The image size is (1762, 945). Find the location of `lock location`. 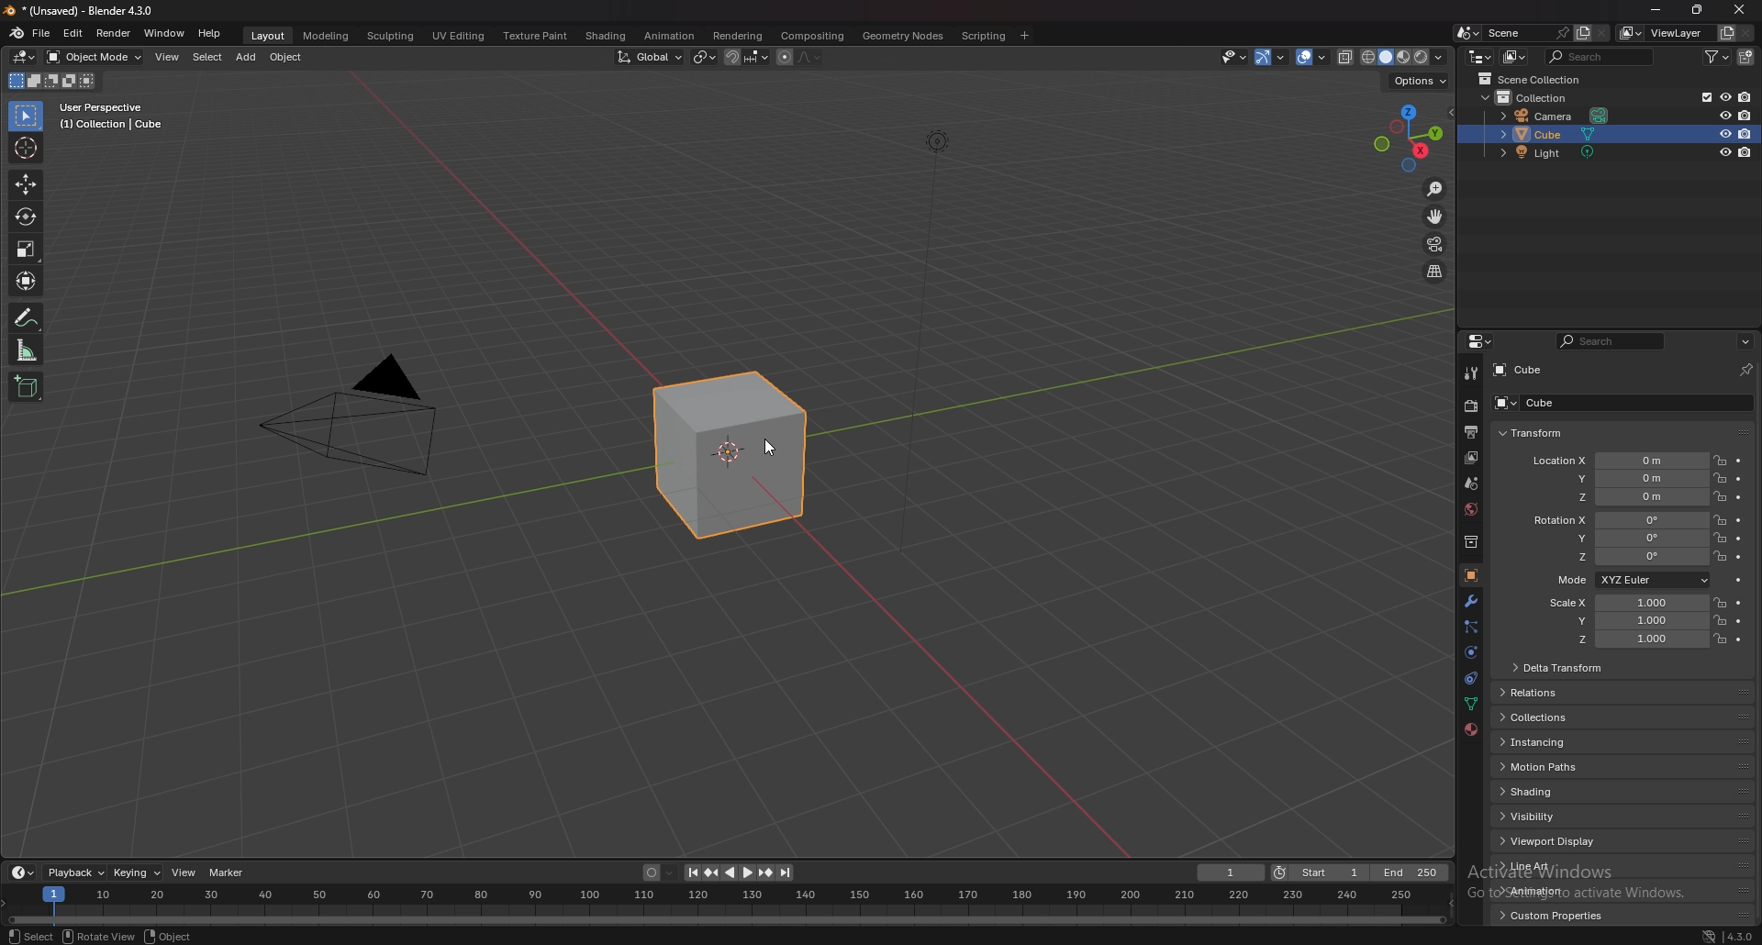

lock location is located at coordinates (1721, 520).